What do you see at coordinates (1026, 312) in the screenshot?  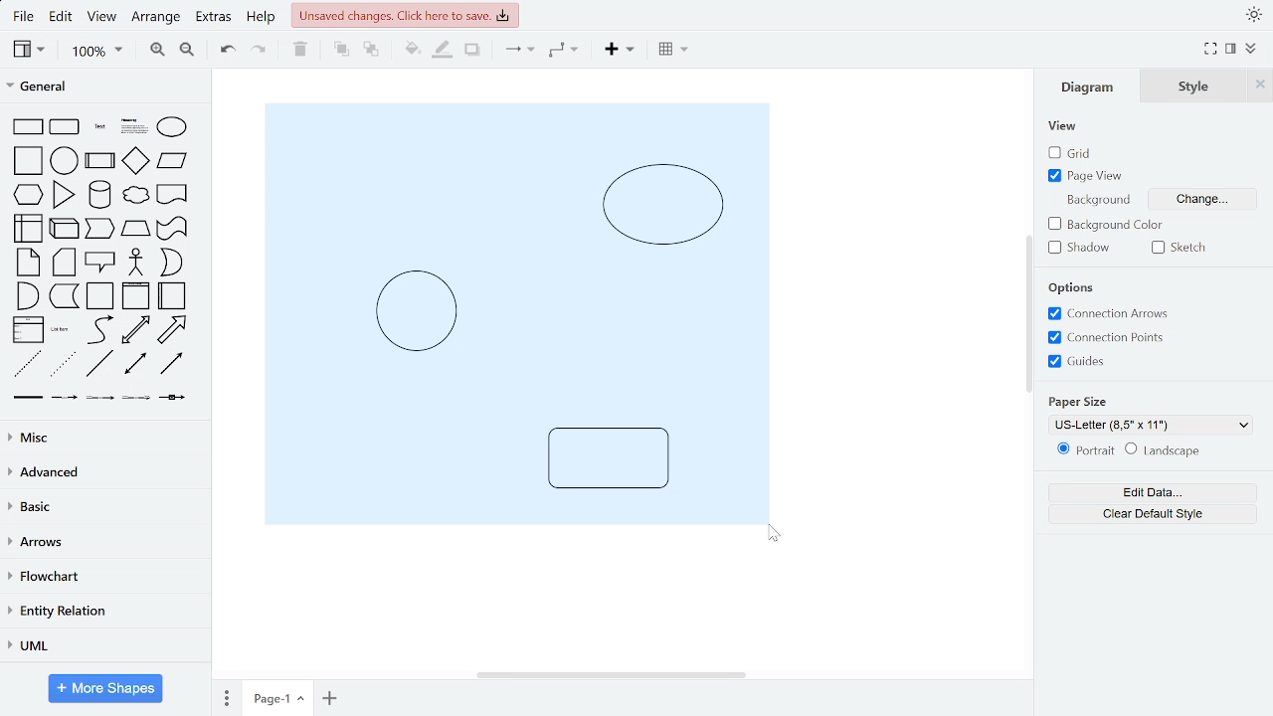 I see `vertical scrollbar` at bounding box center [1026, 312].